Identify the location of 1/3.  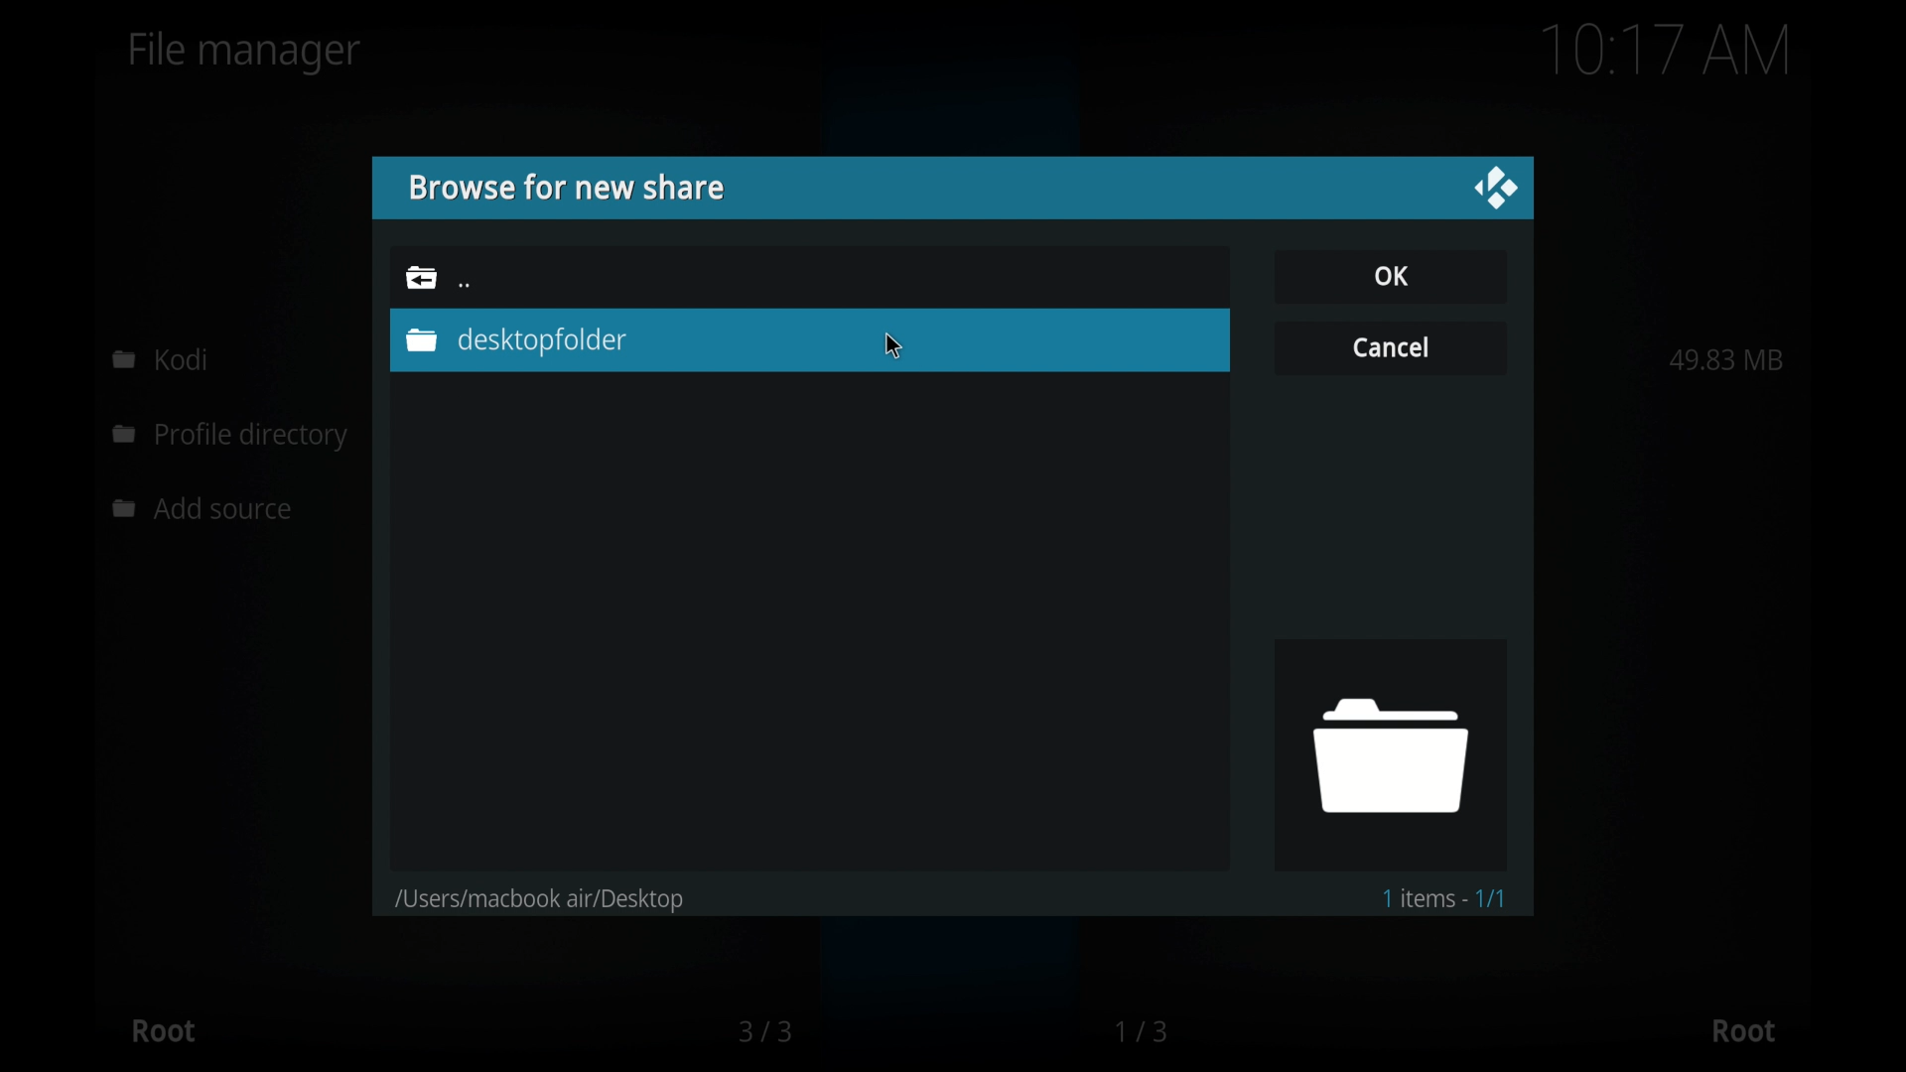
(1144, 1031).